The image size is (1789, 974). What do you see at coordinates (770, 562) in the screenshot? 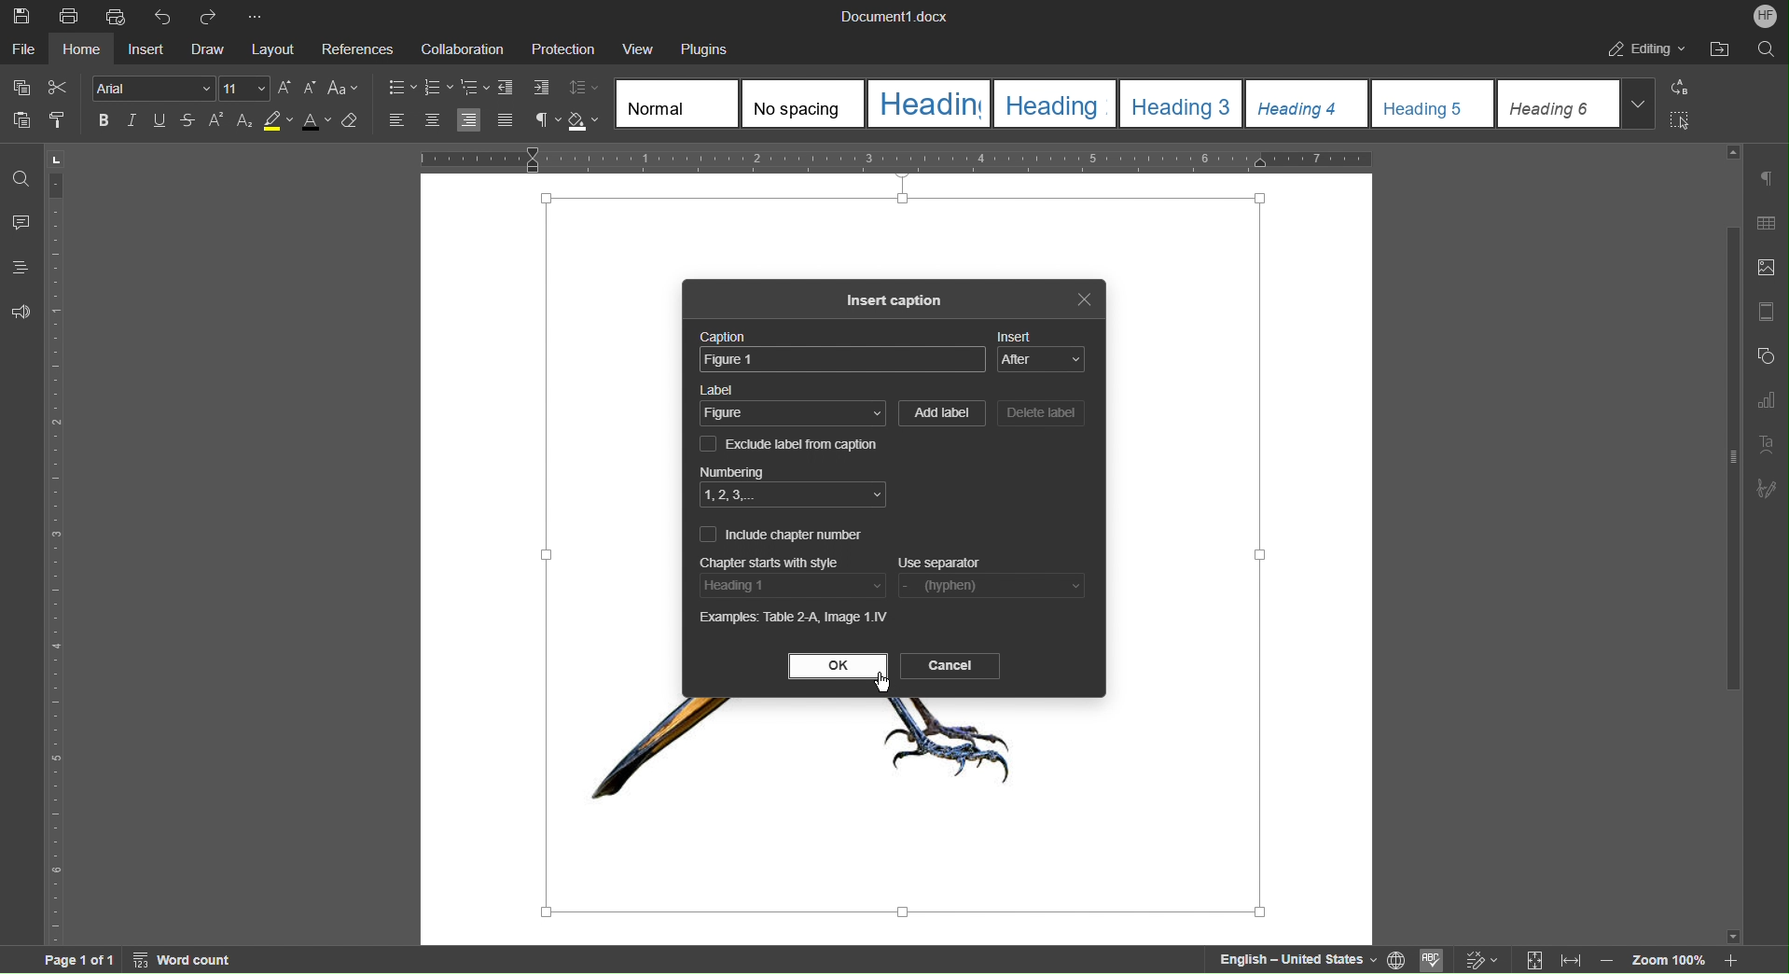
I see `Chapter starts with style` at bounding box center [770, 562].